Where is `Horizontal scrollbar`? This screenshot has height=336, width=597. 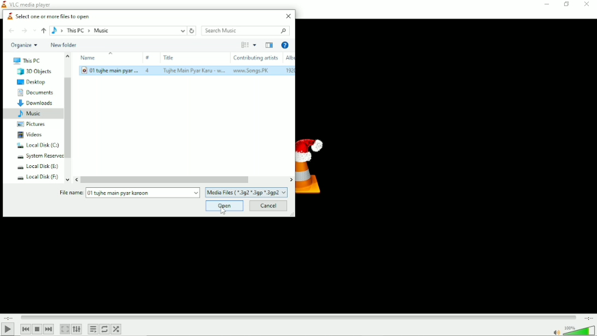 Horizontal scrollbar is located at coordinates (167, 178).